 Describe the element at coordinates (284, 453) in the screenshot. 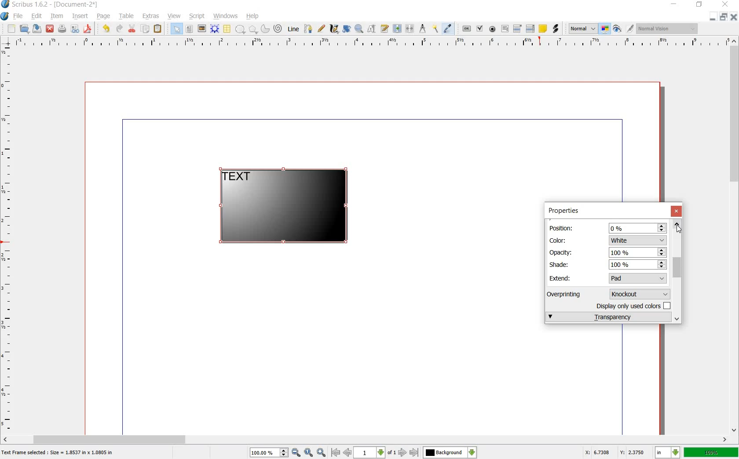

I see `Increase or decrease zoom value` at that location.